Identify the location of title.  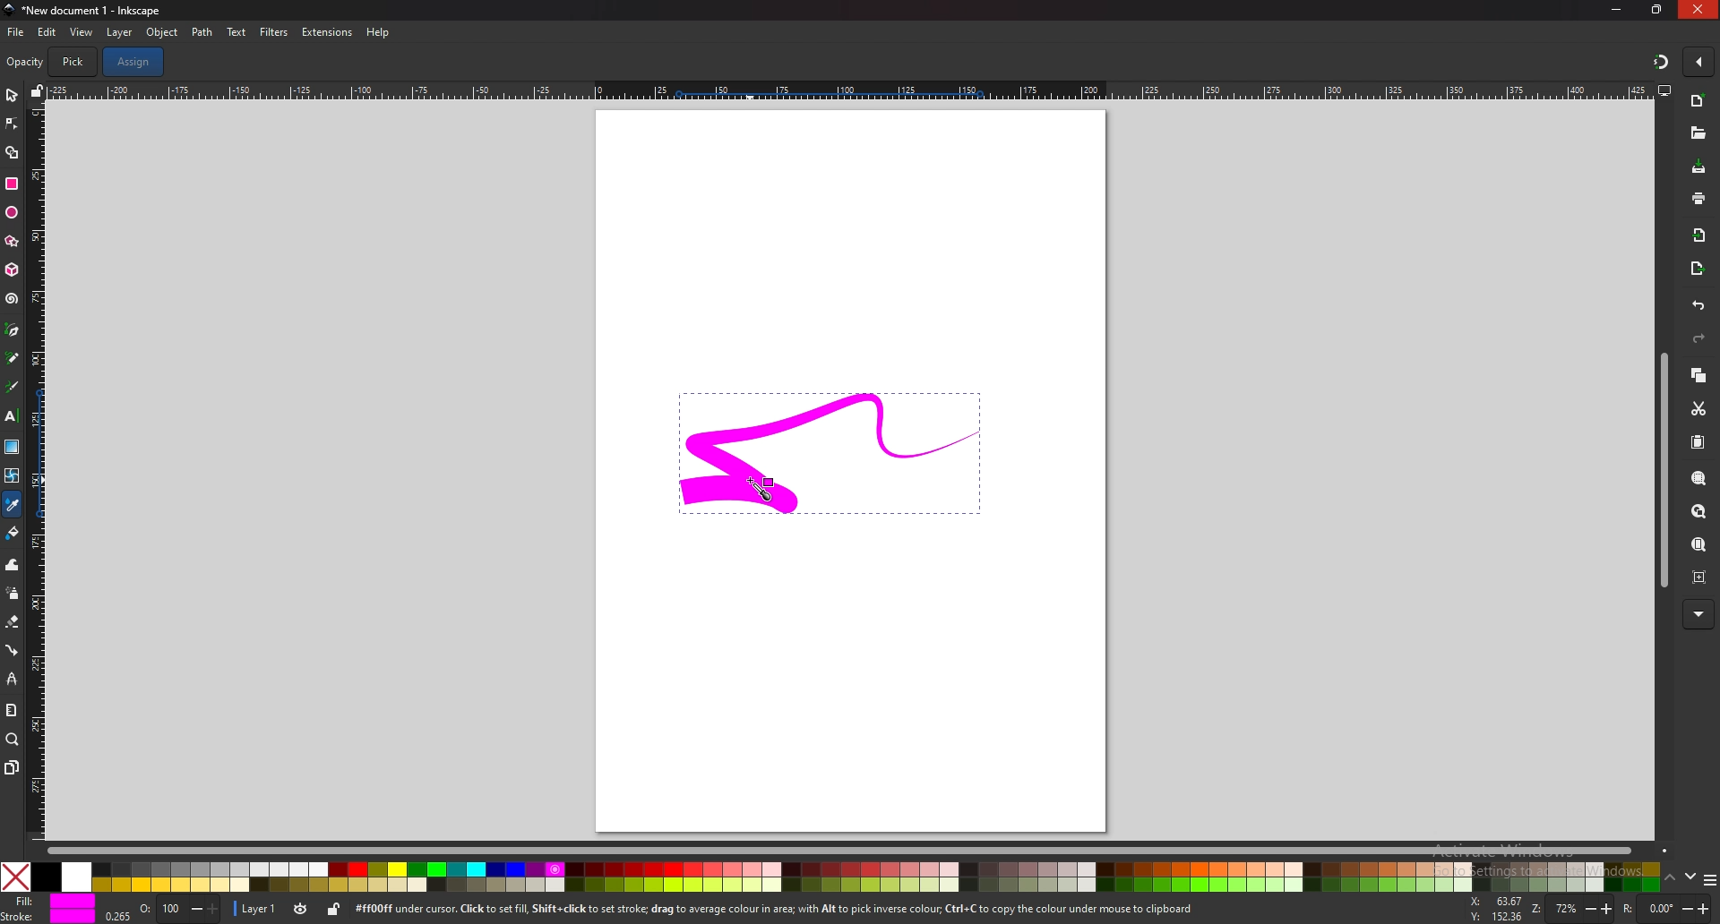
(95, 11).